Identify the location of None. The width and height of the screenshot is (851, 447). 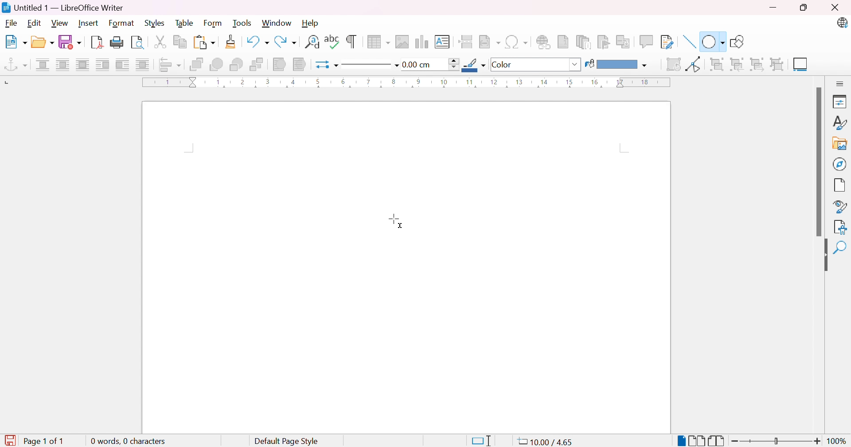
(42, 65).